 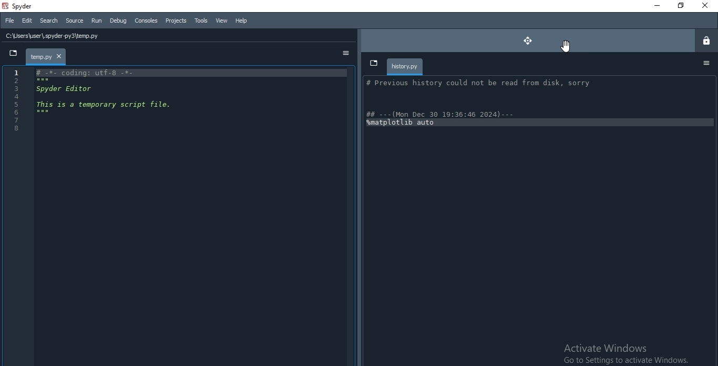 What do you see at coordinates (681, 5) in the screenshot?
I see `Restore` at bounding box center [681, 5].